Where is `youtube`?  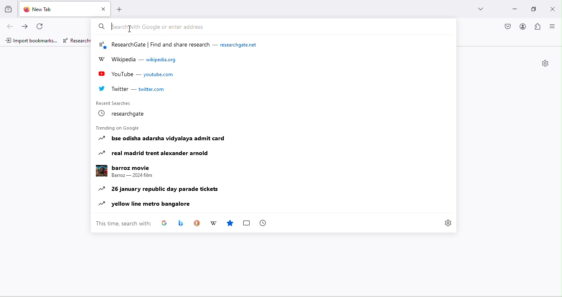 youtube is located at coordinates (137, 76).